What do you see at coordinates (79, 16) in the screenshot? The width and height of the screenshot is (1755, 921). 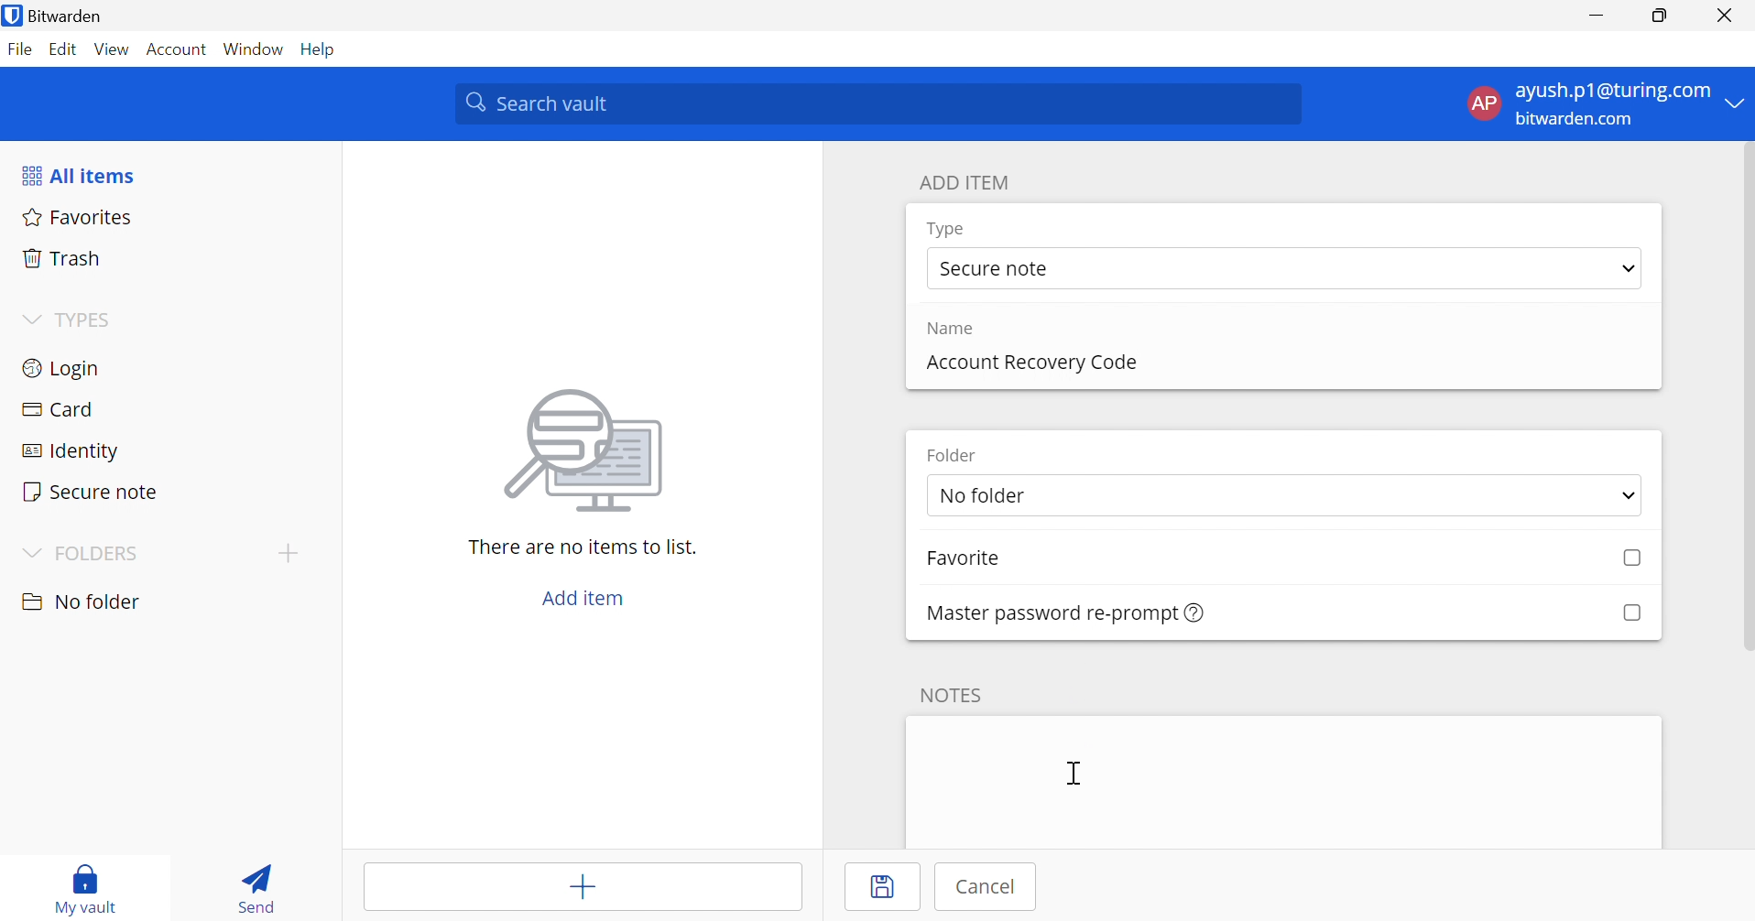 I see `Bitwarden` at bounding box center [79, 16].